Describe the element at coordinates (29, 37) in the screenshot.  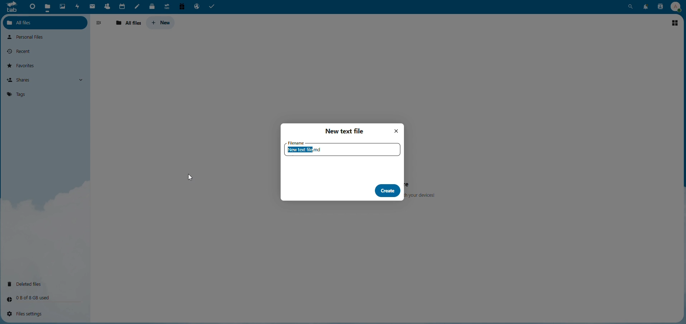
I see `Personal Files` at that location.